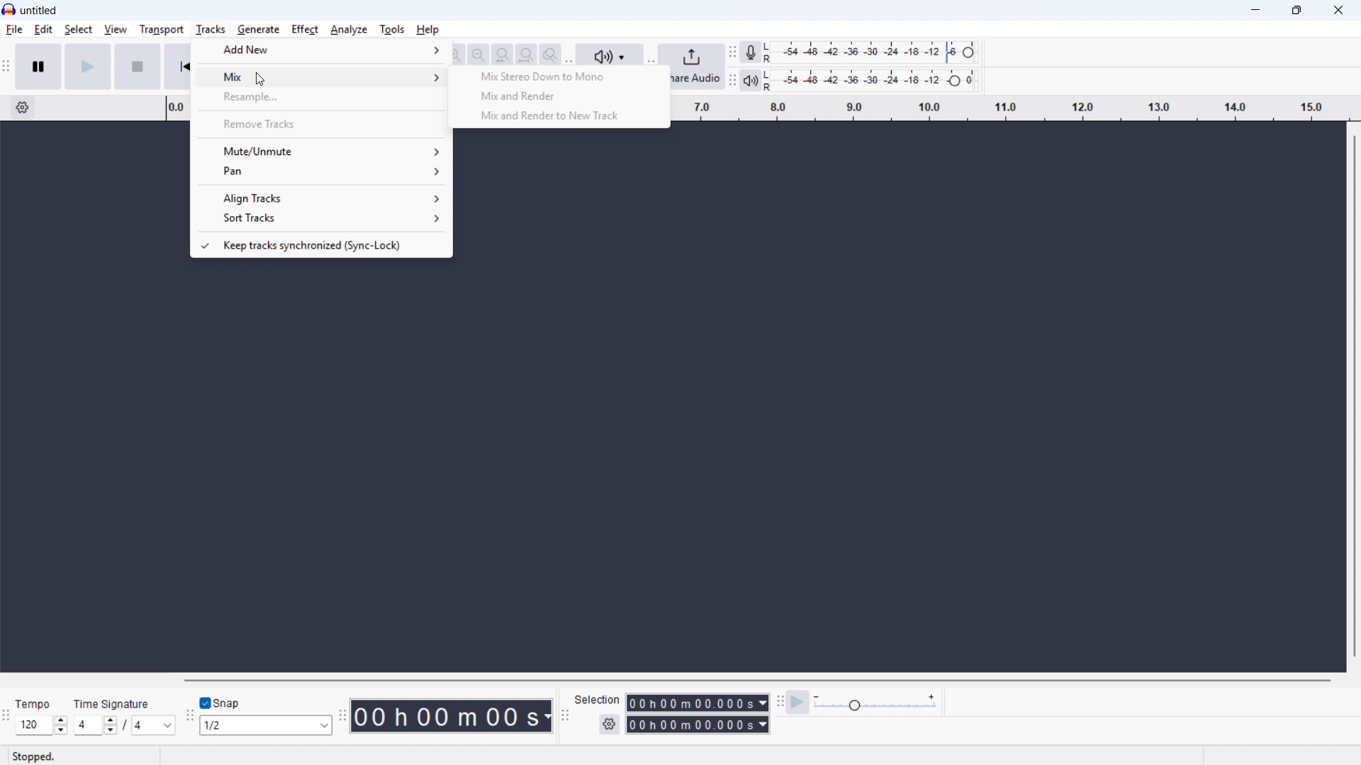  Describe the element at coordinates (503, 55) in the screenshot. I see `Fit selection to width ` at that location.